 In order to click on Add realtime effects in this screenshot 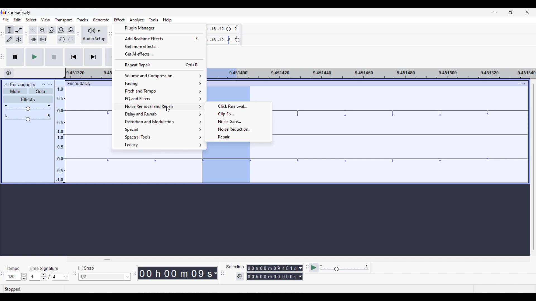, I will do `click(160, 38)`.